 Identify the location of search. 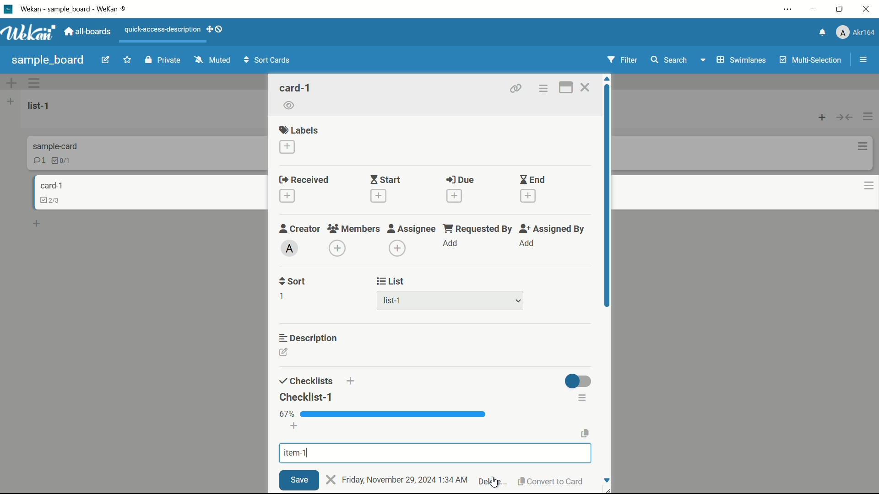
(672, 61).